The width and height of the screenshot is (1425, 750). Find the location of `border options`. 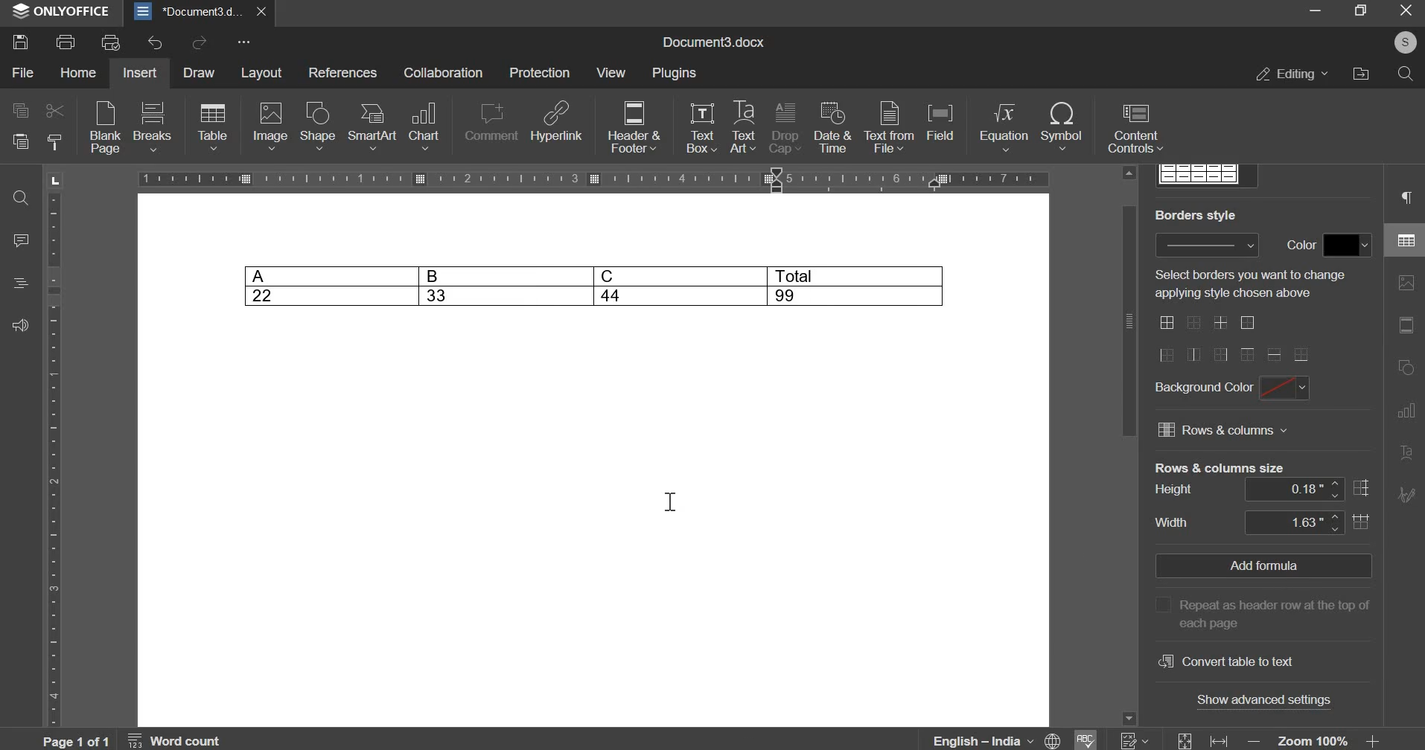

border options is located at coordinates (1234, 339).